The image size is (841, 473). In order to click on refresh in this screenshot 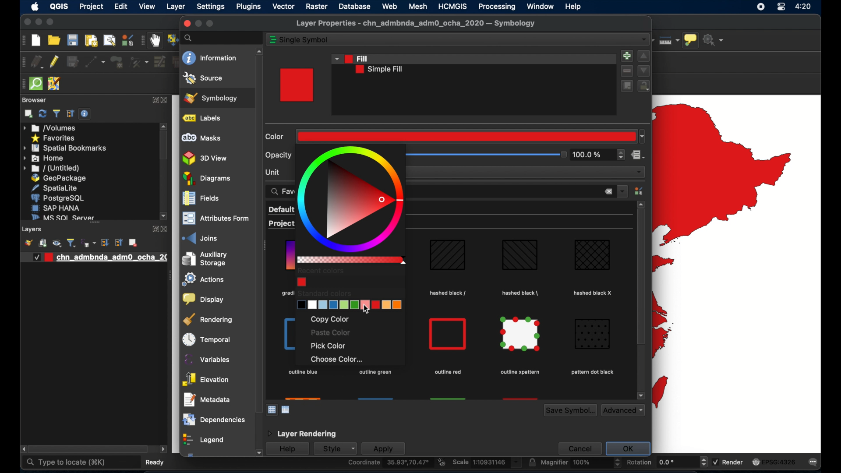, I will do `click(42, 113)`.